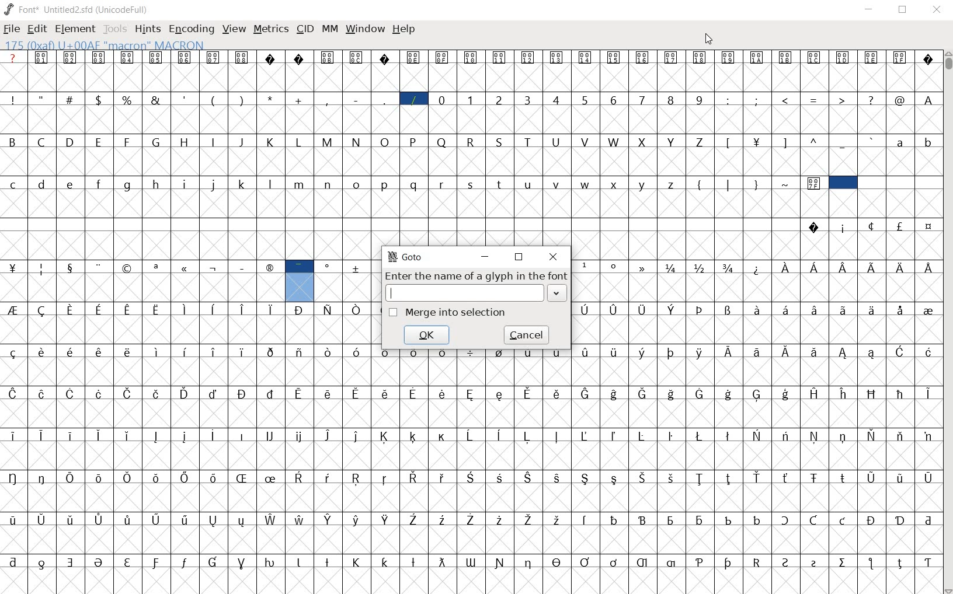  I want to click on accented characters, so click(227, 491).